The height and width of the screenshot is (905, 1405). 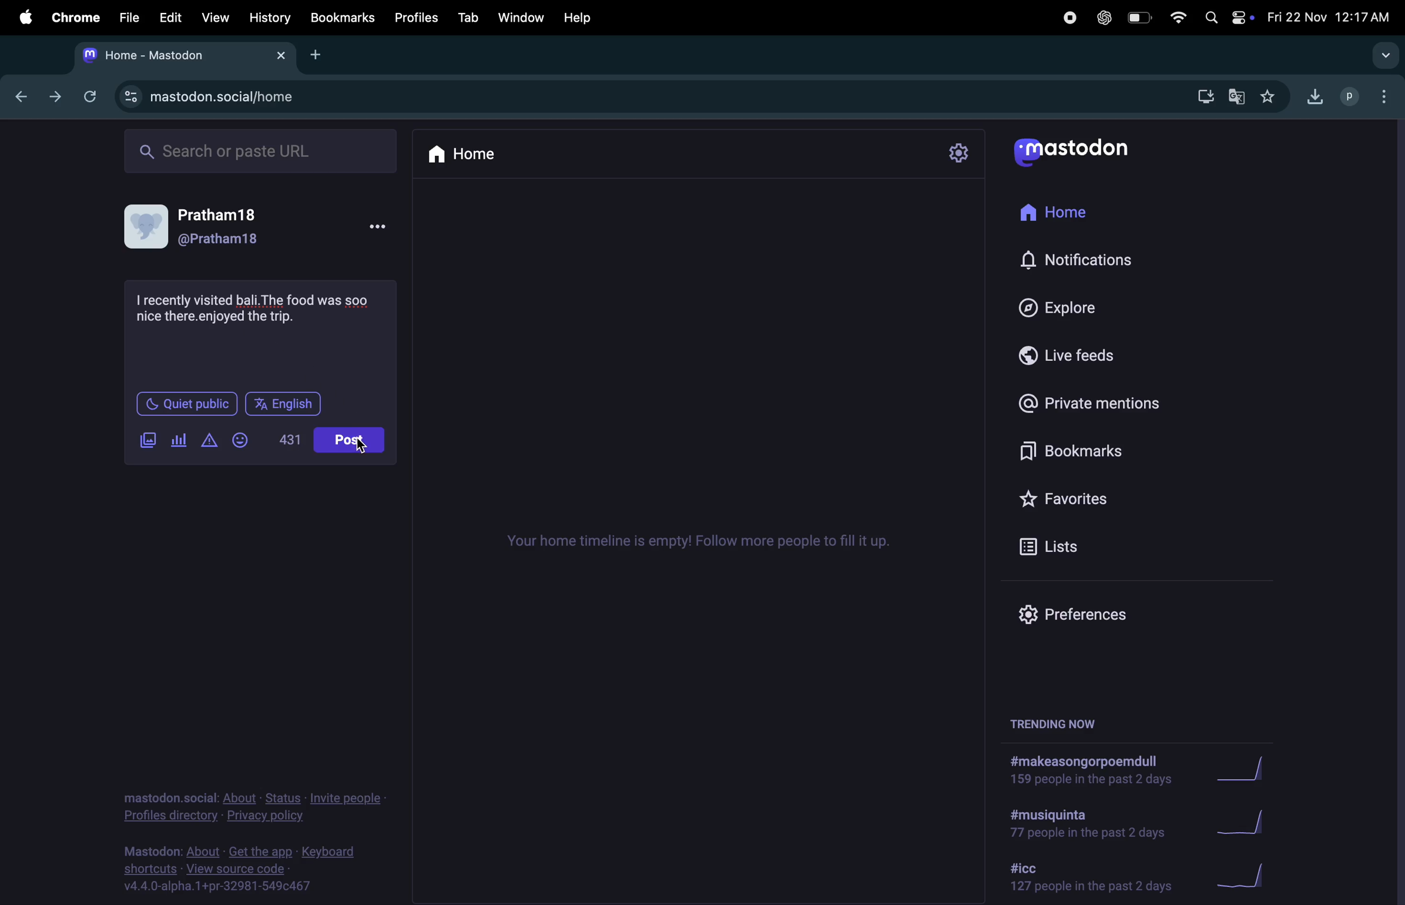 I want to click on time lines, so click(x=710, y=538).